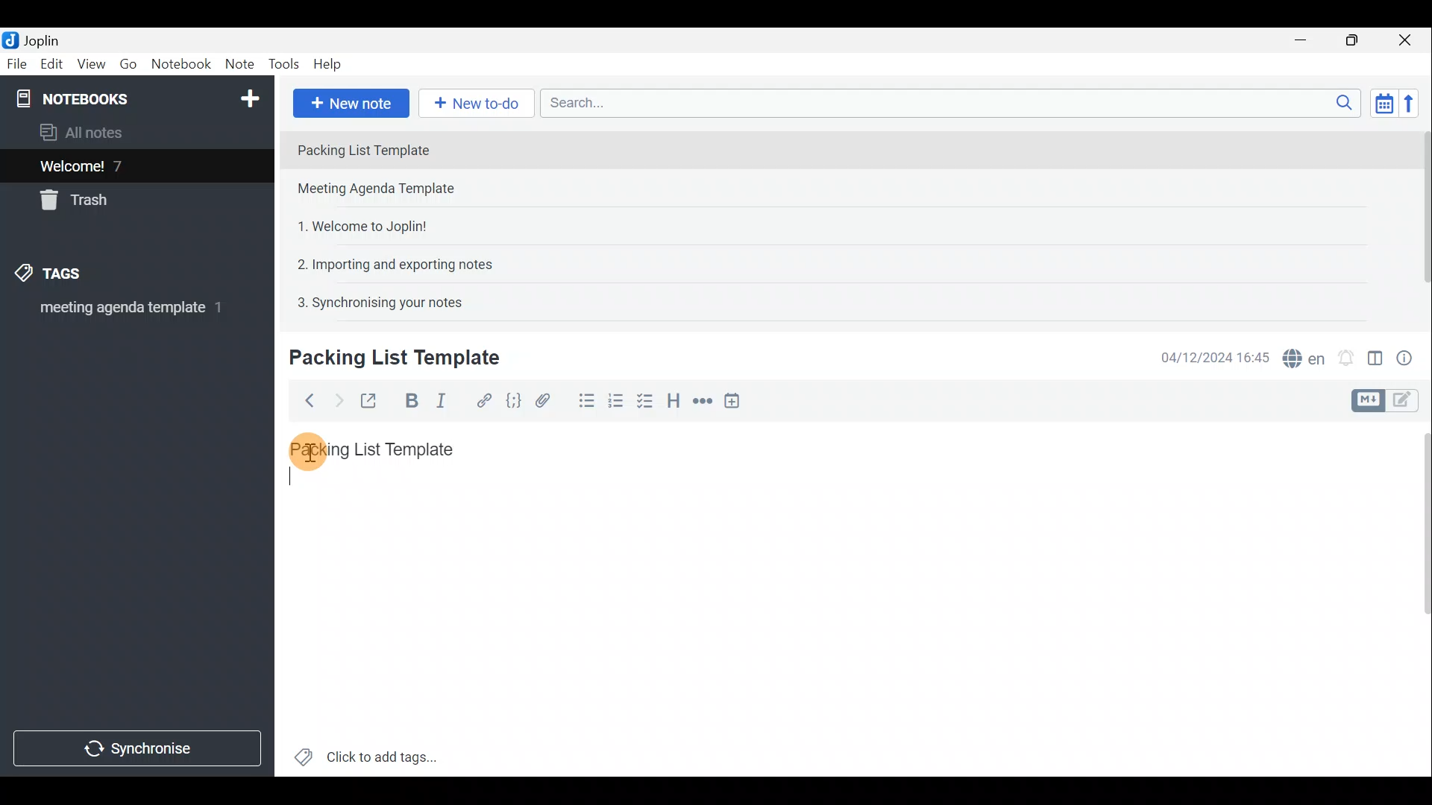 Image resolution: width=1432 pixels, height=805 pixels. What do you see at coordinates (1357, 40) in the screenshot?
I see `Maximise` at bounding box center [1357, 40].